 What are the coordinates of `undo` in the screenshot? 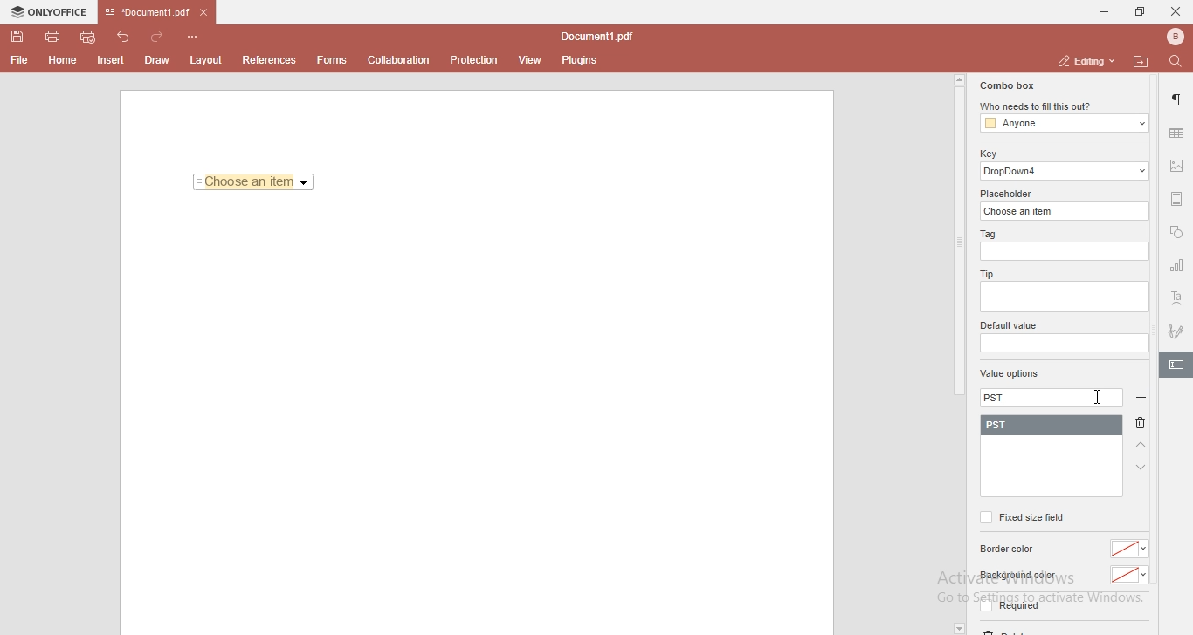 It's located at (126, 35).